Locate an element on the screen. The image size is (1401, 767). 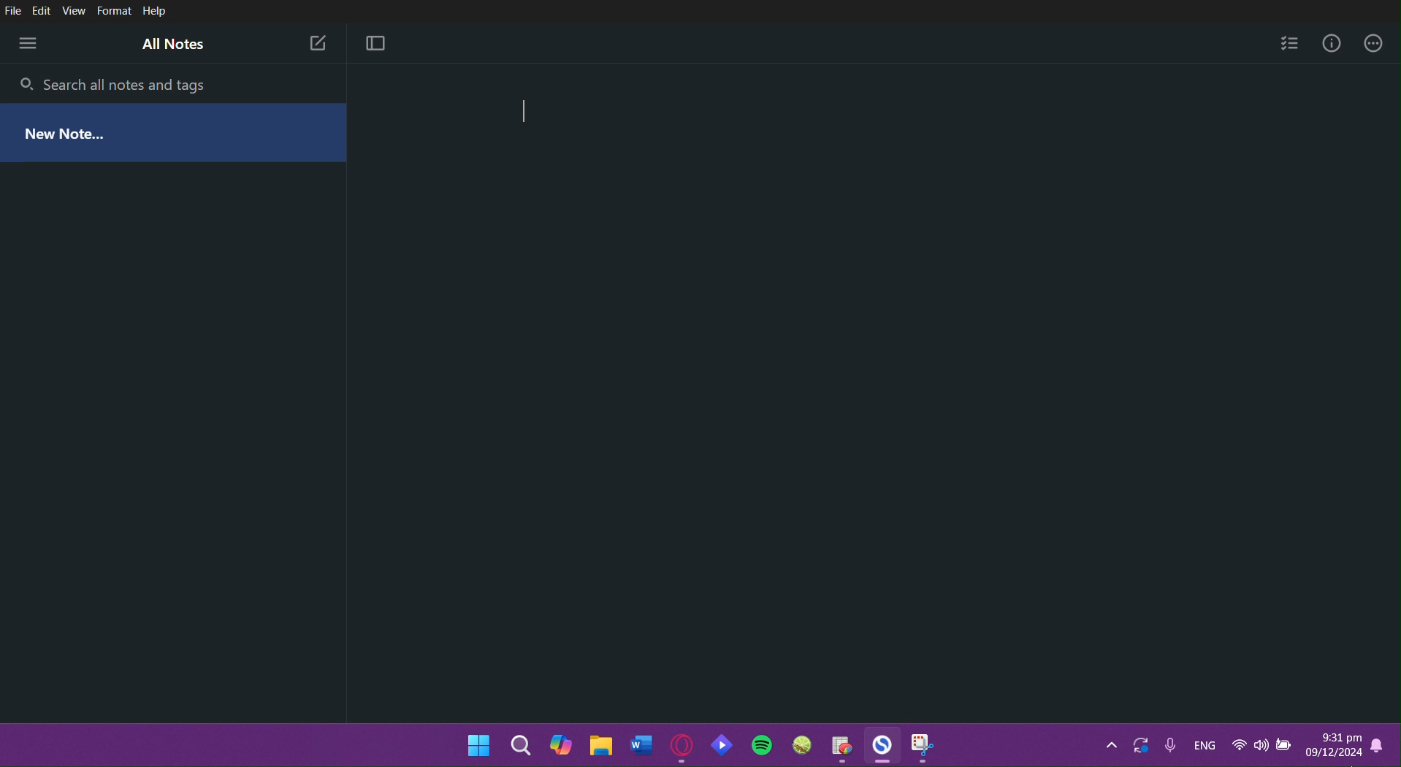
opera is located at coordinates (680, 745).